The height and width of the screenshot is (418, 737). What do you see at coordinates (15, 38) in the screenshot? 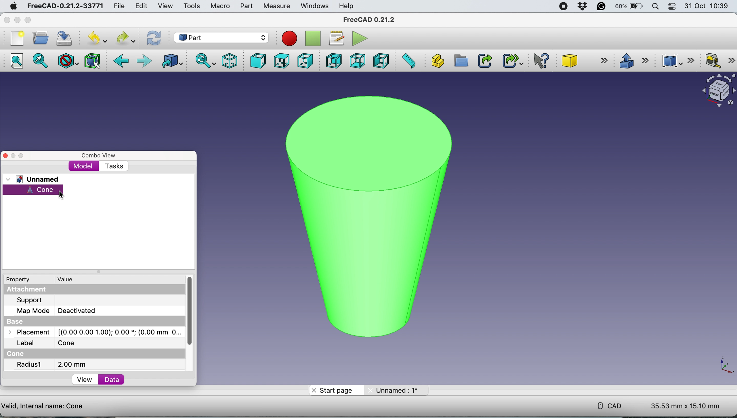
I see `new` at bounding box center [15, 38].